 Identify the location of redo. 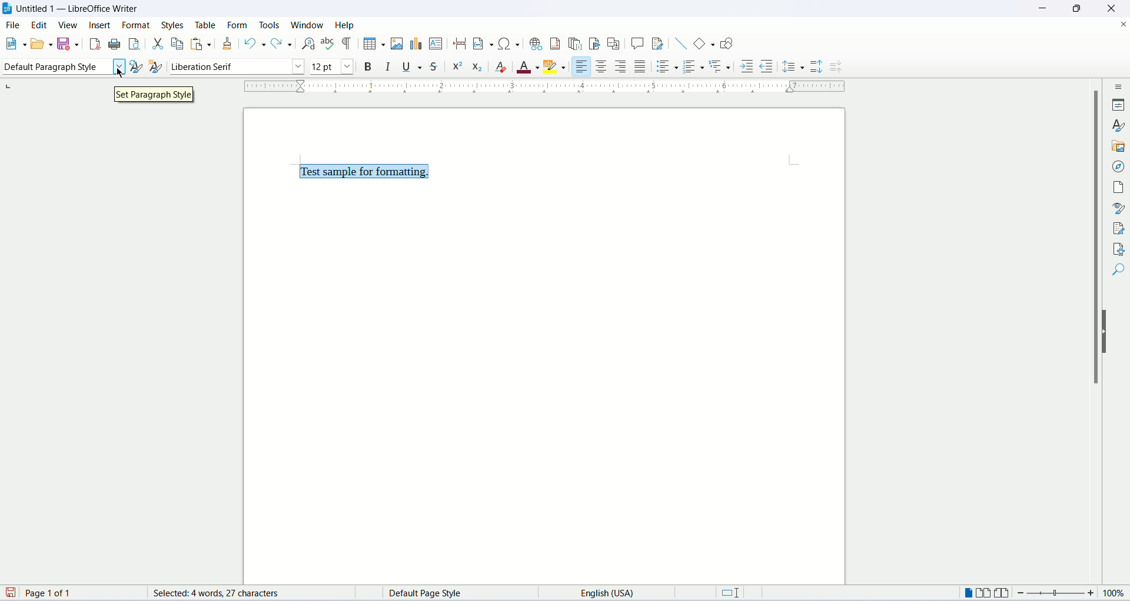
(281, 45).